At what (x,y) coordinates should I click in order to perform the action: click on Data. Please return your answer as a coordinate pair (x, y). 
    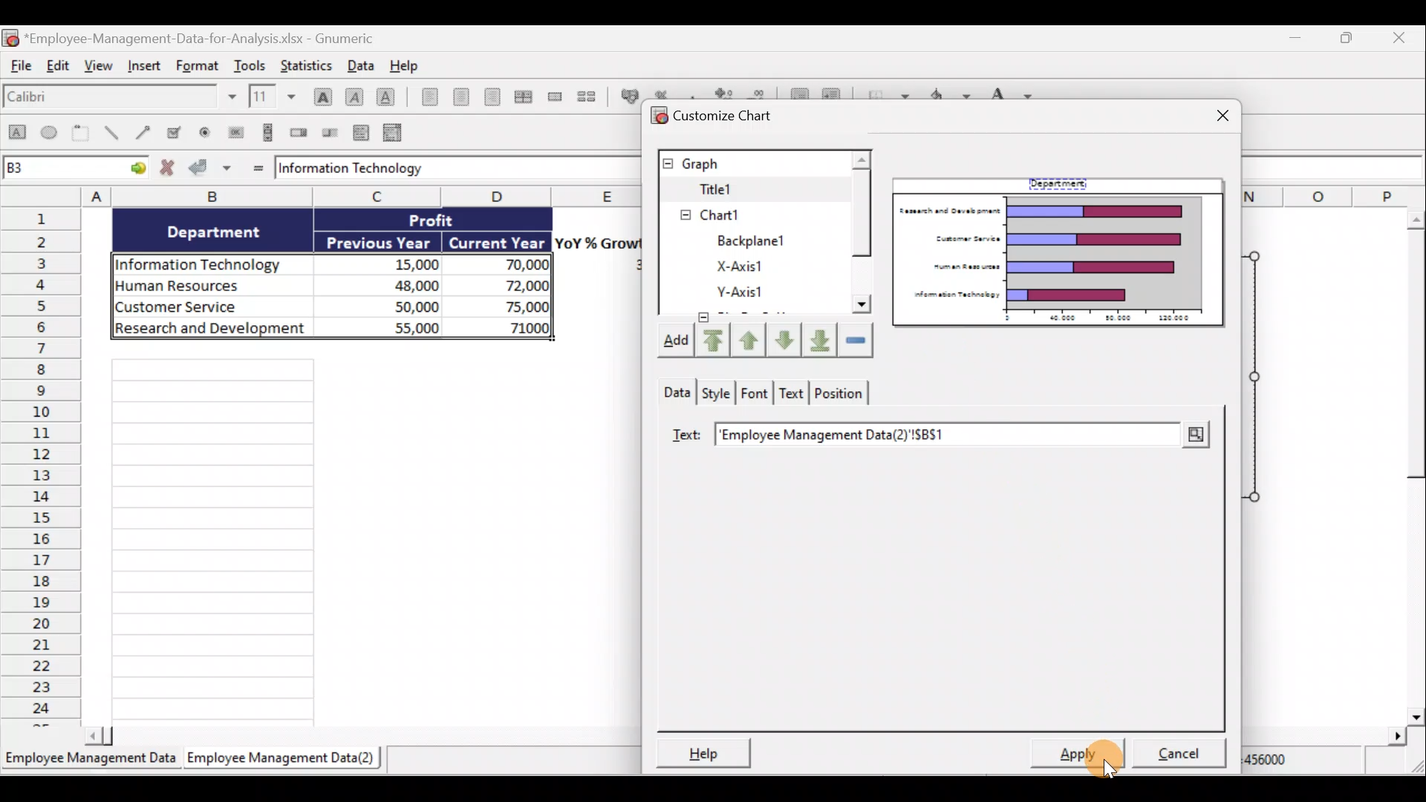
    Looking at the image, I should click on (674, 391).